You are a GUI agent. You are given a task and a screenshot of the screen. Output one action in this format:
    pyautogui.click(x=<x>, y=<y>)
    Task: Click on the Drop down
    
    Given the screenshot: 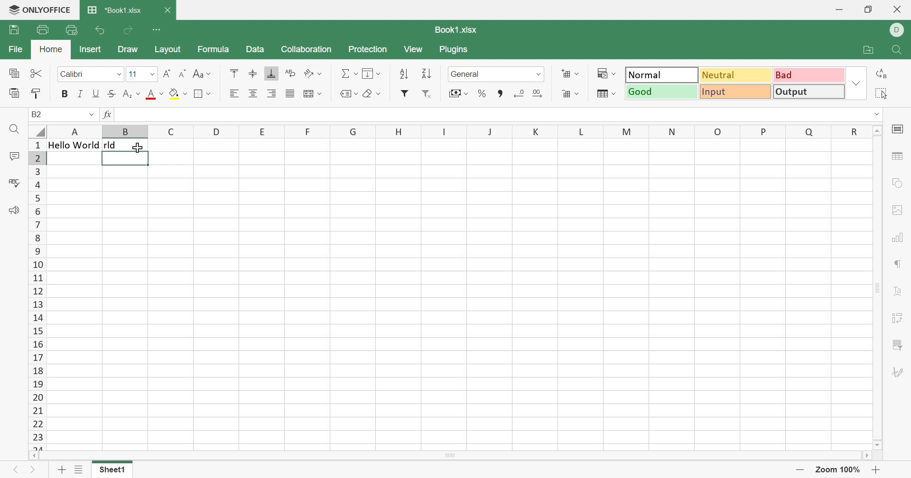 What is the action you would take?
    pyautogui.click(x=877, y=116)
    